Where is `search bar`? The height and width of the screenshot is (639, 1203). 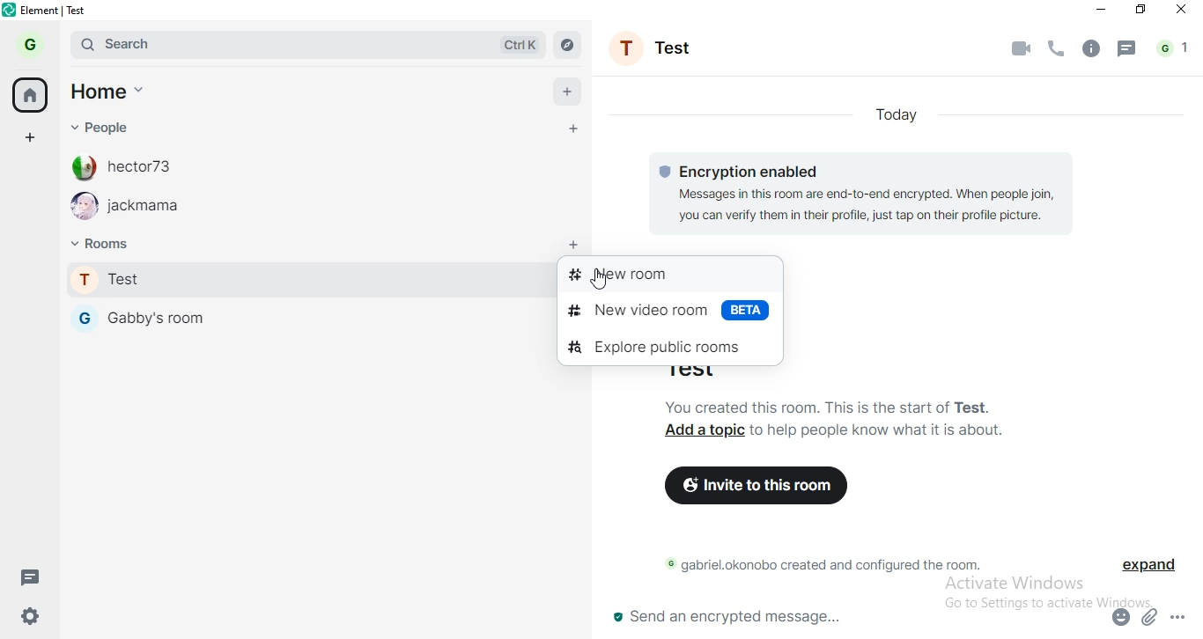
search bar is located at coordinates (306, 45).